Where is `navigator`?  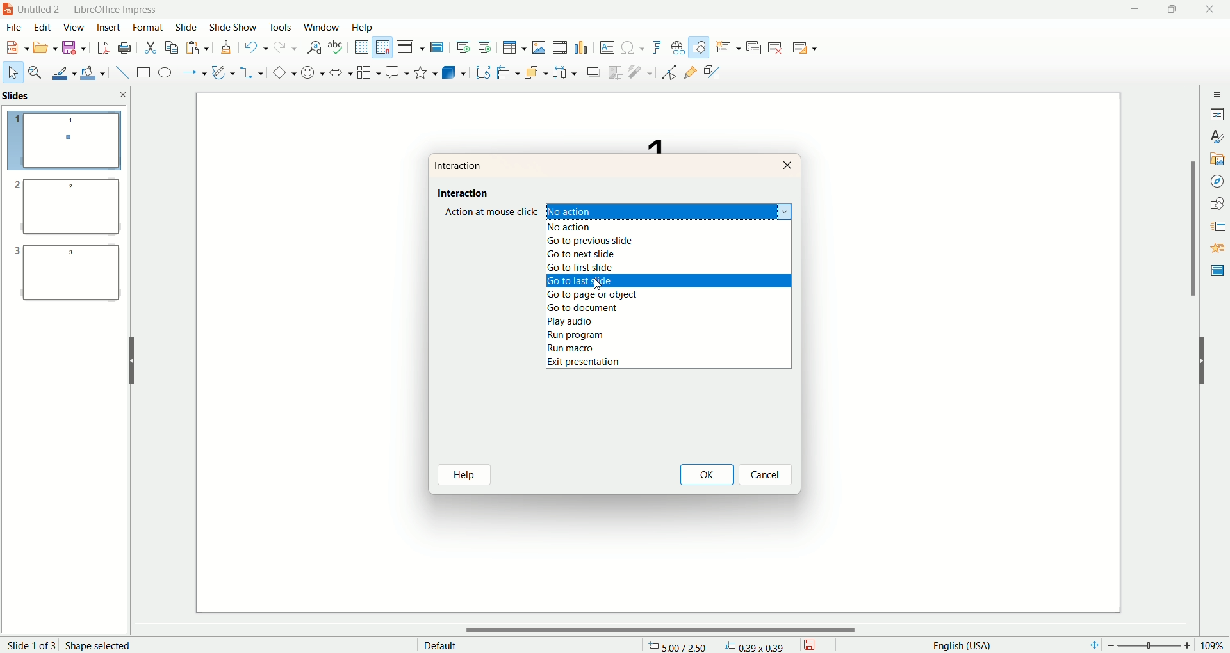 navigator is located at coordinates (1216, 181).